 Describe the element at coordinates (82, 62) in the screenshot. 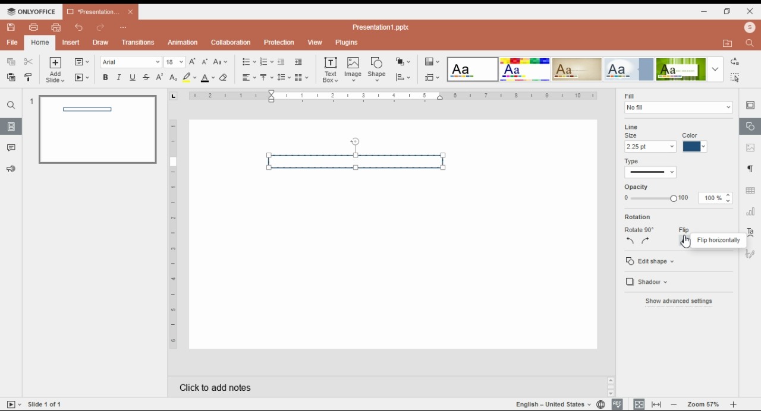

I see `change slide layout` at that location.